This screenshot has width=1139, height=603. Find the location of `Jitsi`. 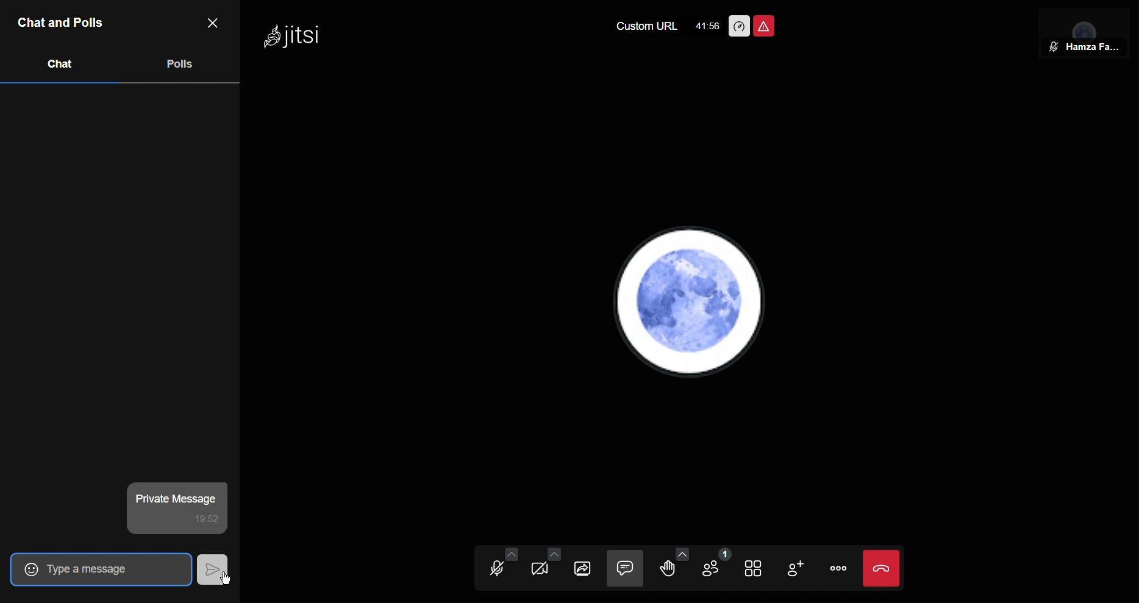

Jitsi is located at coordinates (295, 35).